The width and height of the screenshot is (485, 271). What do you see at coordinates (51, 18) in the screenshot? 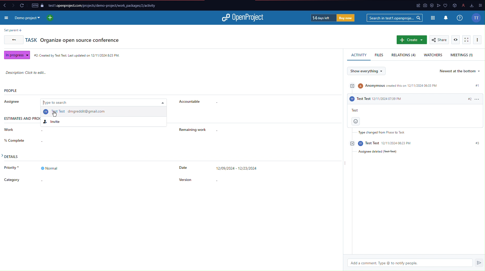
I see `New project` at bounding box center [51, 18].